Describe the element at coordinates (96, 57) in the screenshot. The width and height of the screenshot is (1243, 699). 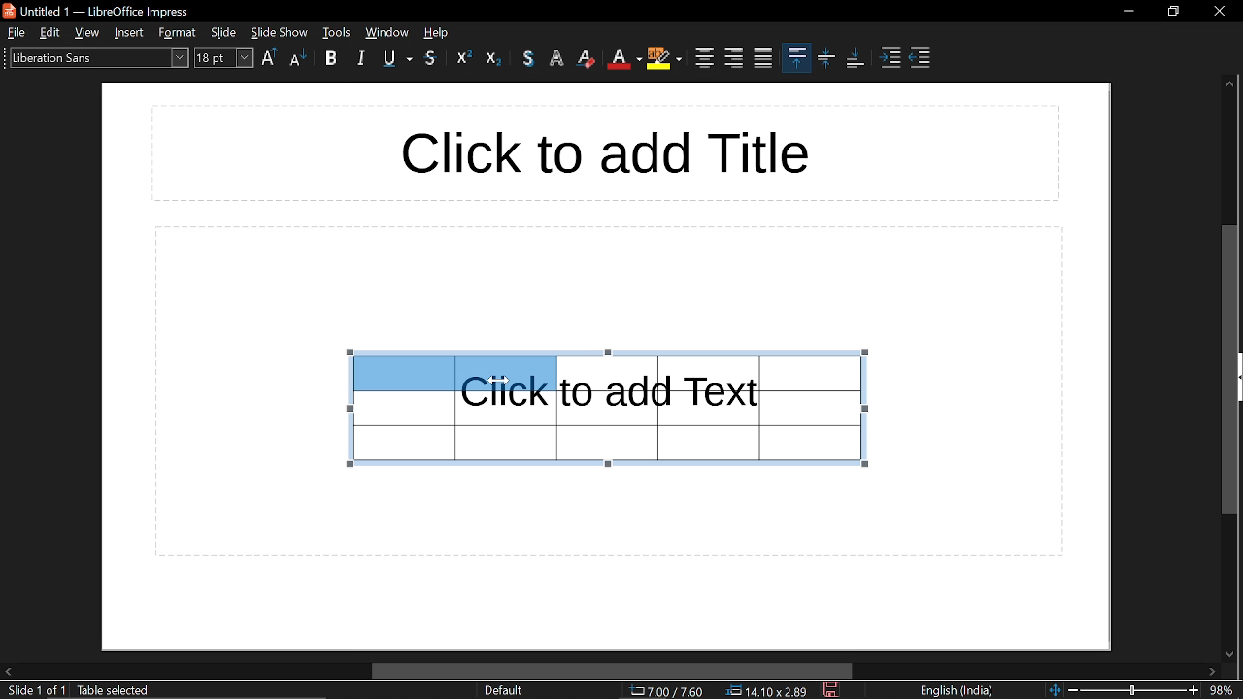
I see `text style` at that location.